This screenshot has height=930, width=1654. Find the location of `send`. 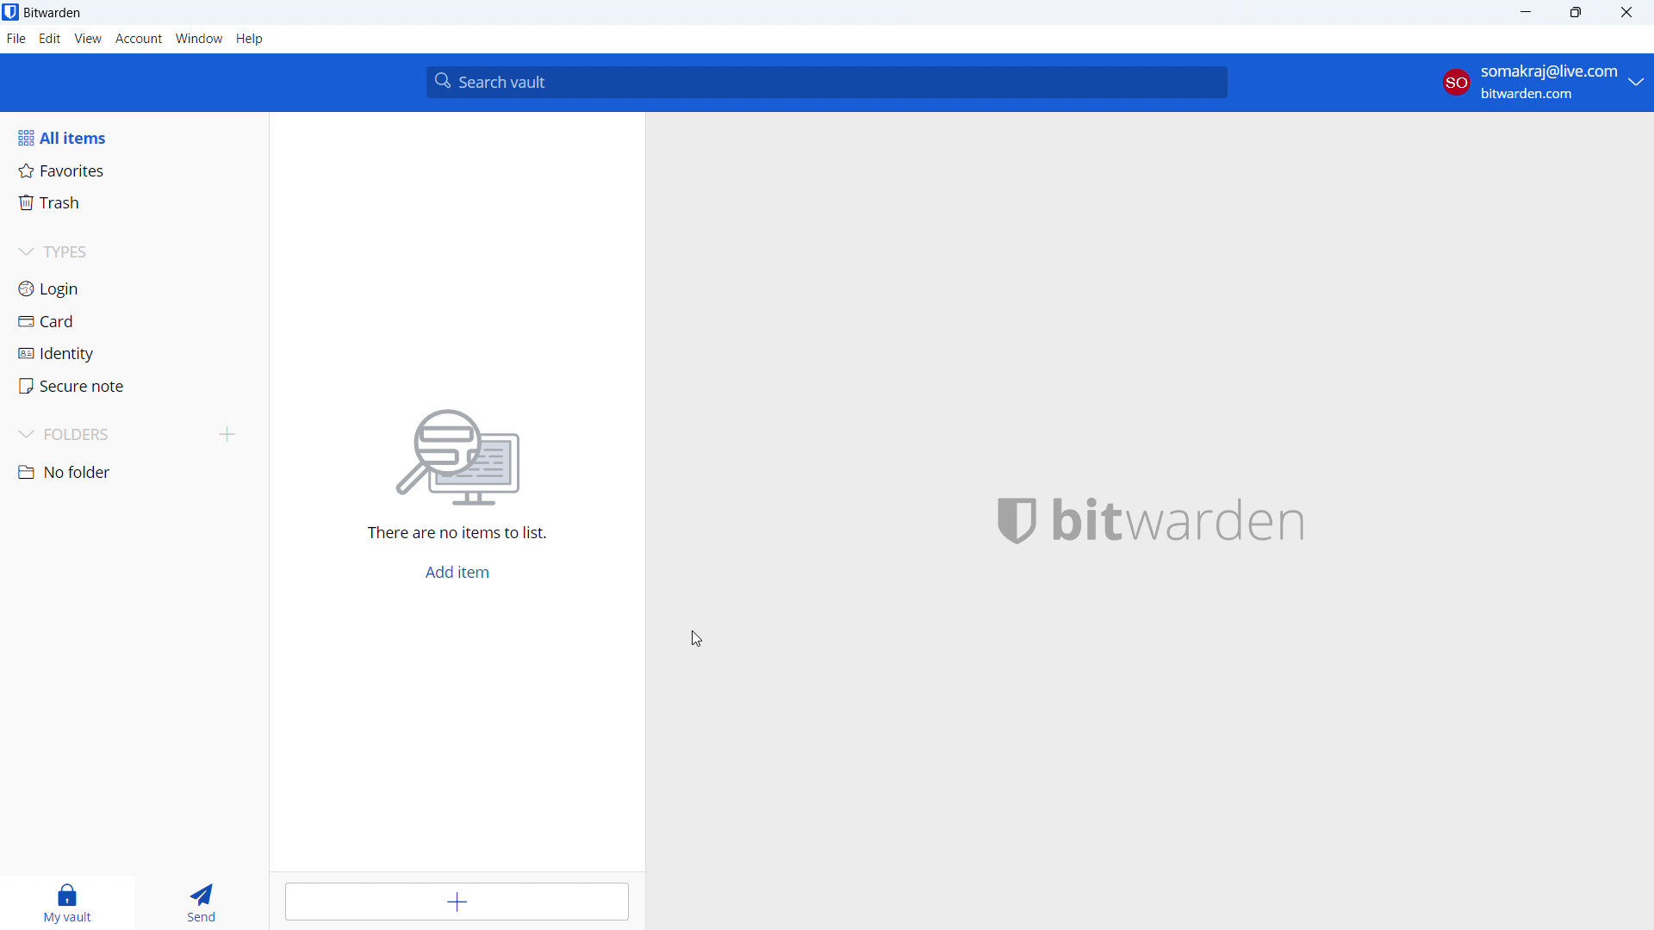

send is located at coordinates (201, 904).